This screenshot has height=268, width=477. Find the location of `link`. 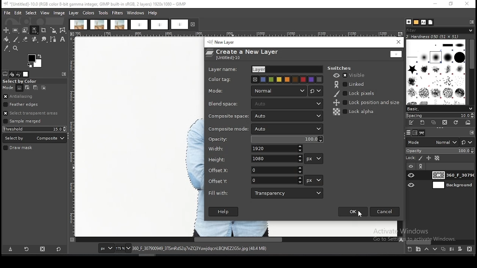

link is located at coordinates (421, 166).